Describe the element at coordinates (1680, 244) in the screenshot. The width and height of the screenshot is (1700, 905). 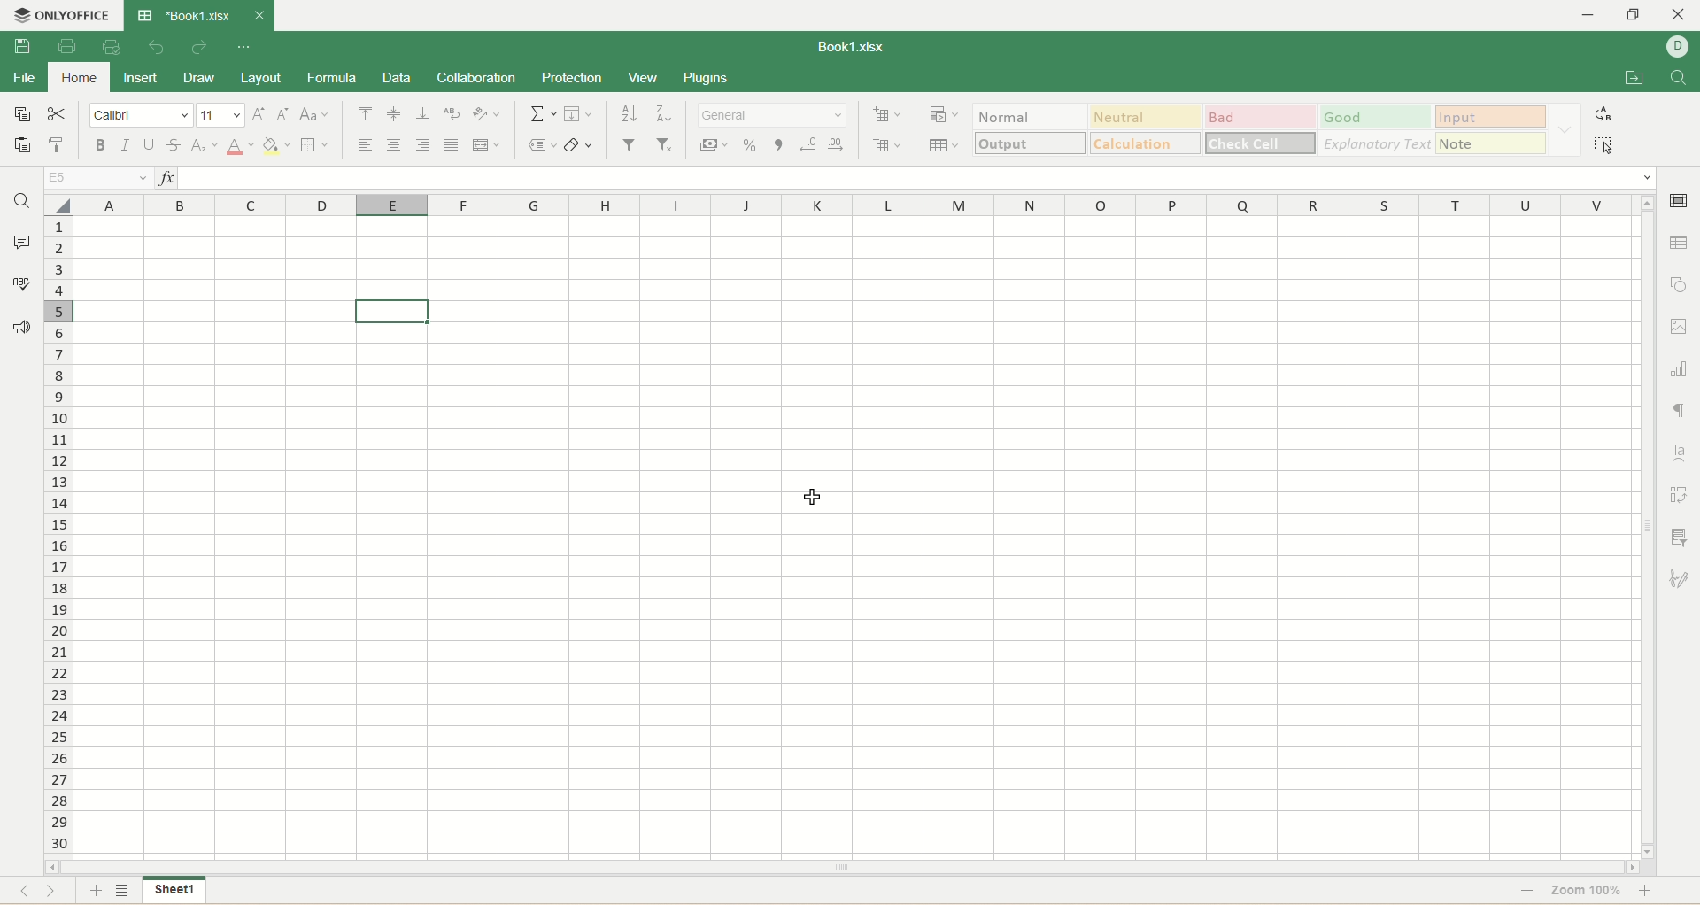
I see `table settings` at that location.